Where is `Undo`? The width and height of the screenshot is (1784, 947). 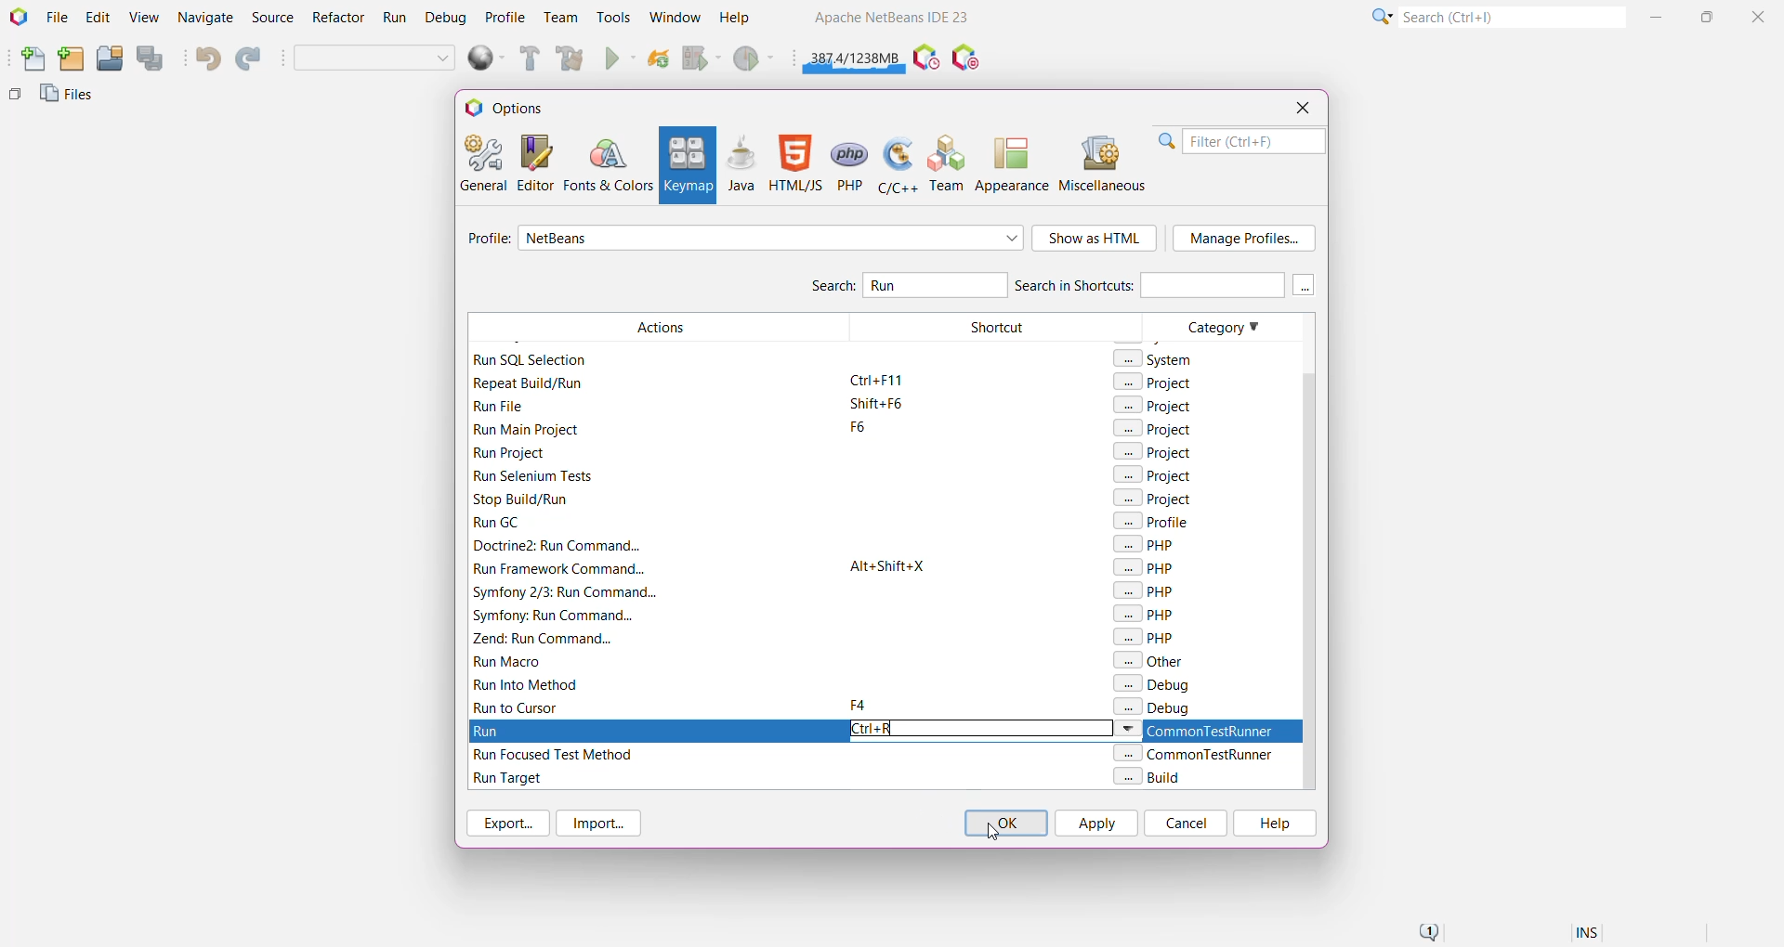
Undo is located at coordinates (206, 58).